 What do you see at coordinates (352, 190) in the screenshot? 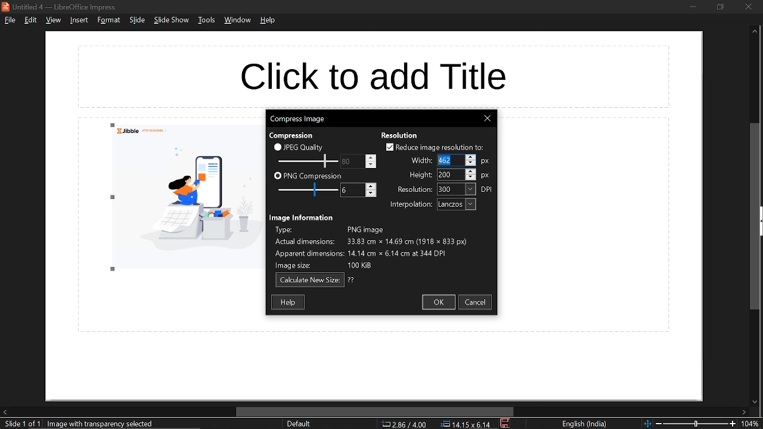
I see `Change PNG compression` at bounding box center [352, 190].